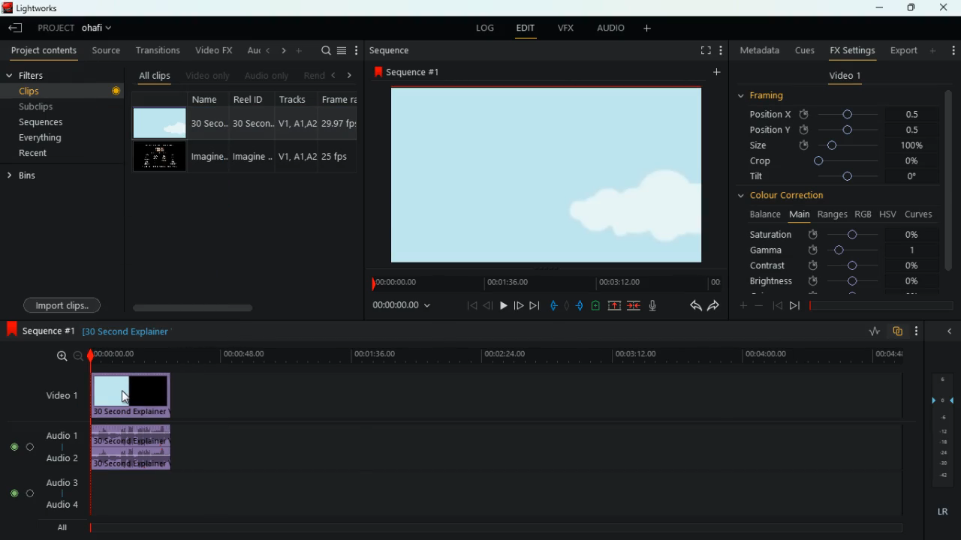 This screenshot has width=961, height=540. Describe the element at coordinates (161, 123) in the screenshot. I see `video` at that location.